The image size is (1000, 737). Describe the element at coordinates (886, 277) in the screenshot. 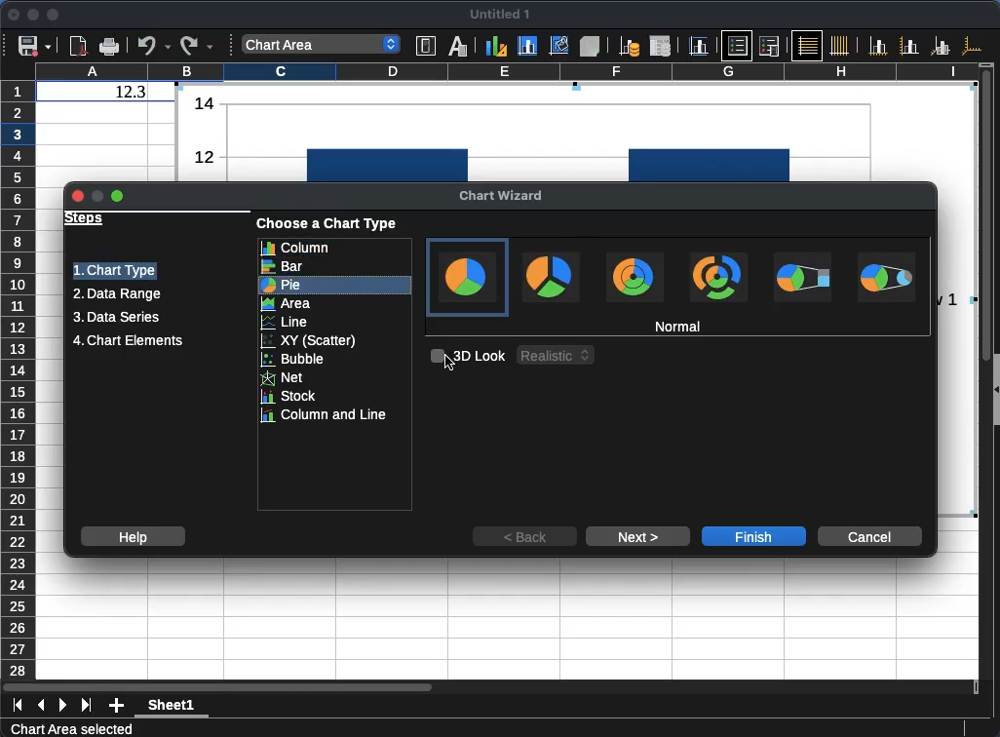

I see `Pie-of-pie chart` at that location.